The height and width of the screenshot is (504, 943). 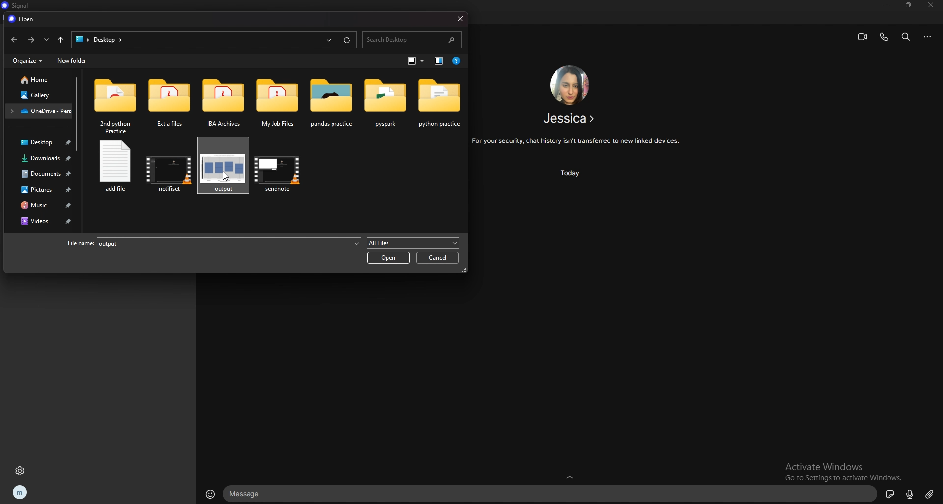 I want to click on cancel, so click(x=439, y=258).